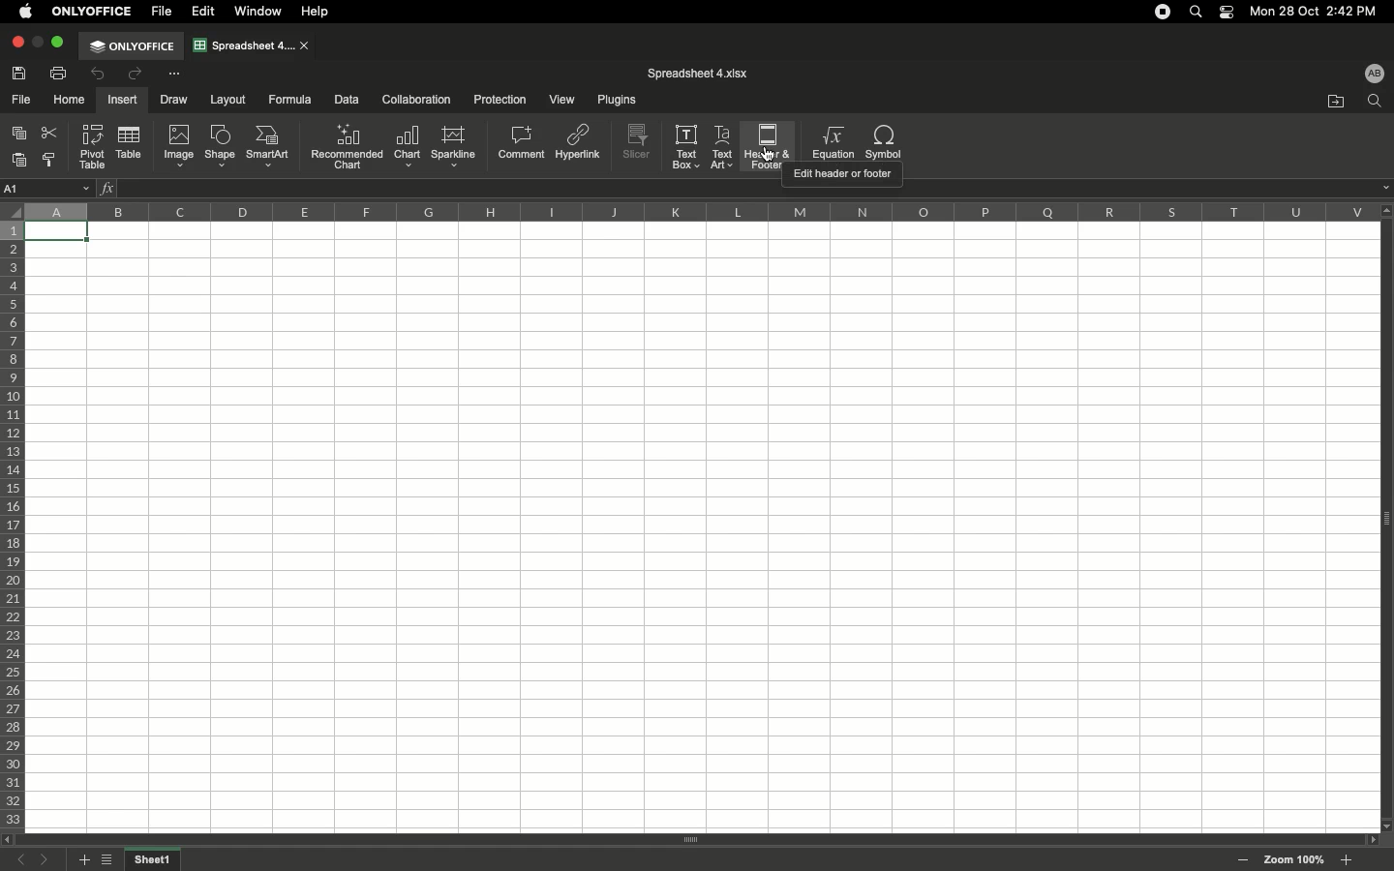 This screenshot has height=871, width=1394. Describe the element at coordinates (48, 187) in the screenshot. I see `Name manager` at that location.